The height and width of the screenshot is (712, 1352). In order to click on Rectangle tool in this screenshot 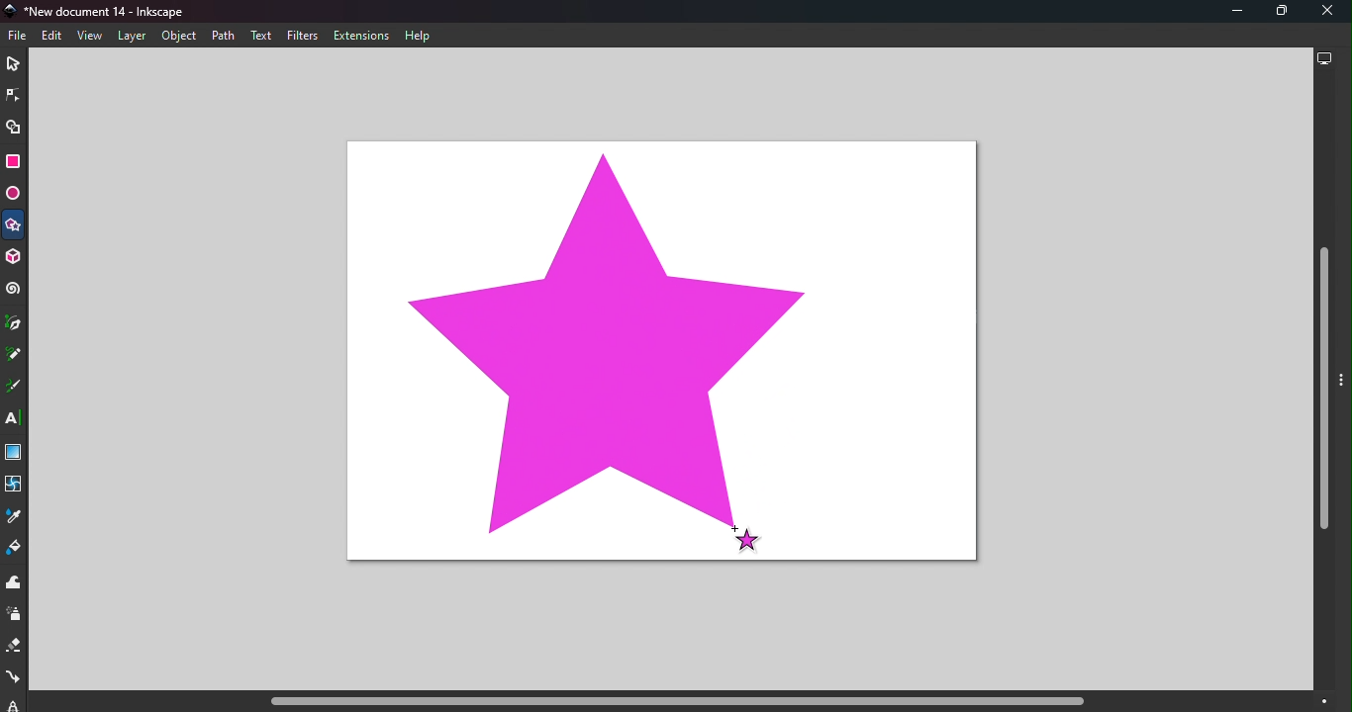, I will do `click(13, 164)`.